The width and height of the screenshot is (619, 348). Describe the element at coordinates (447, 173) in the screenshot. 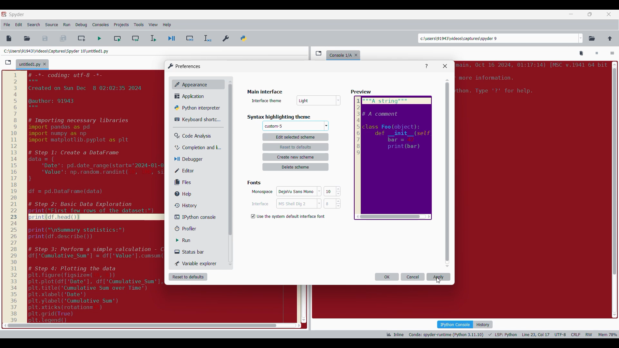

I see `Vertical slide bar` at that location.